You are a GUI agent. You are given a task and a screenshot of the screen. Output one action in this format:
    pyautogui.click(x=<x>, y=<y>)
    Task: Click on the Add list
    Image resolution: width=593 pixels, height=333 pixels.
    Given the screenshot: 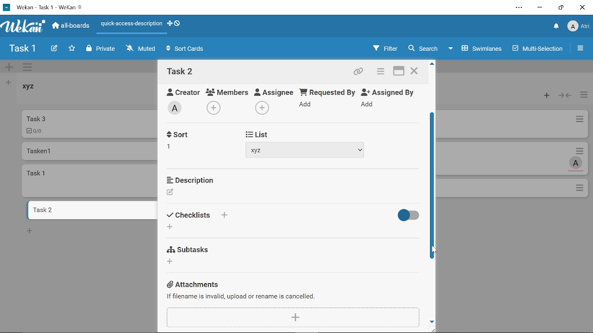 What is the action you would take?
    pyautogui.click(x=7, y=82)
    